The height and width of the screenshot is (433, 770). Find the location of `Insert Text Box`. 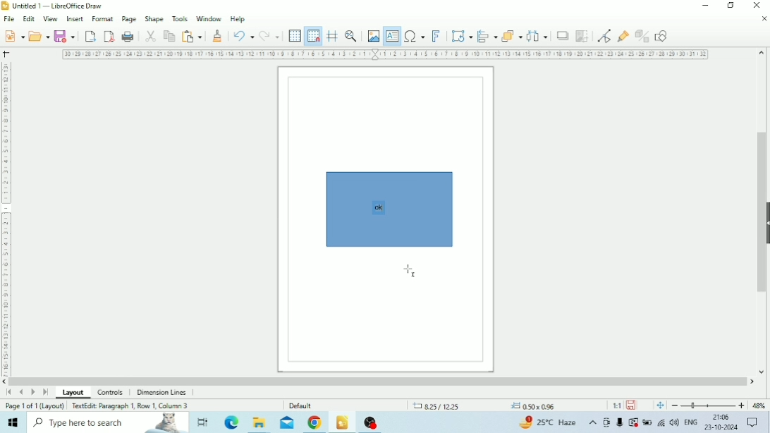

Insert Text Box is located at coordinates (391, 36).